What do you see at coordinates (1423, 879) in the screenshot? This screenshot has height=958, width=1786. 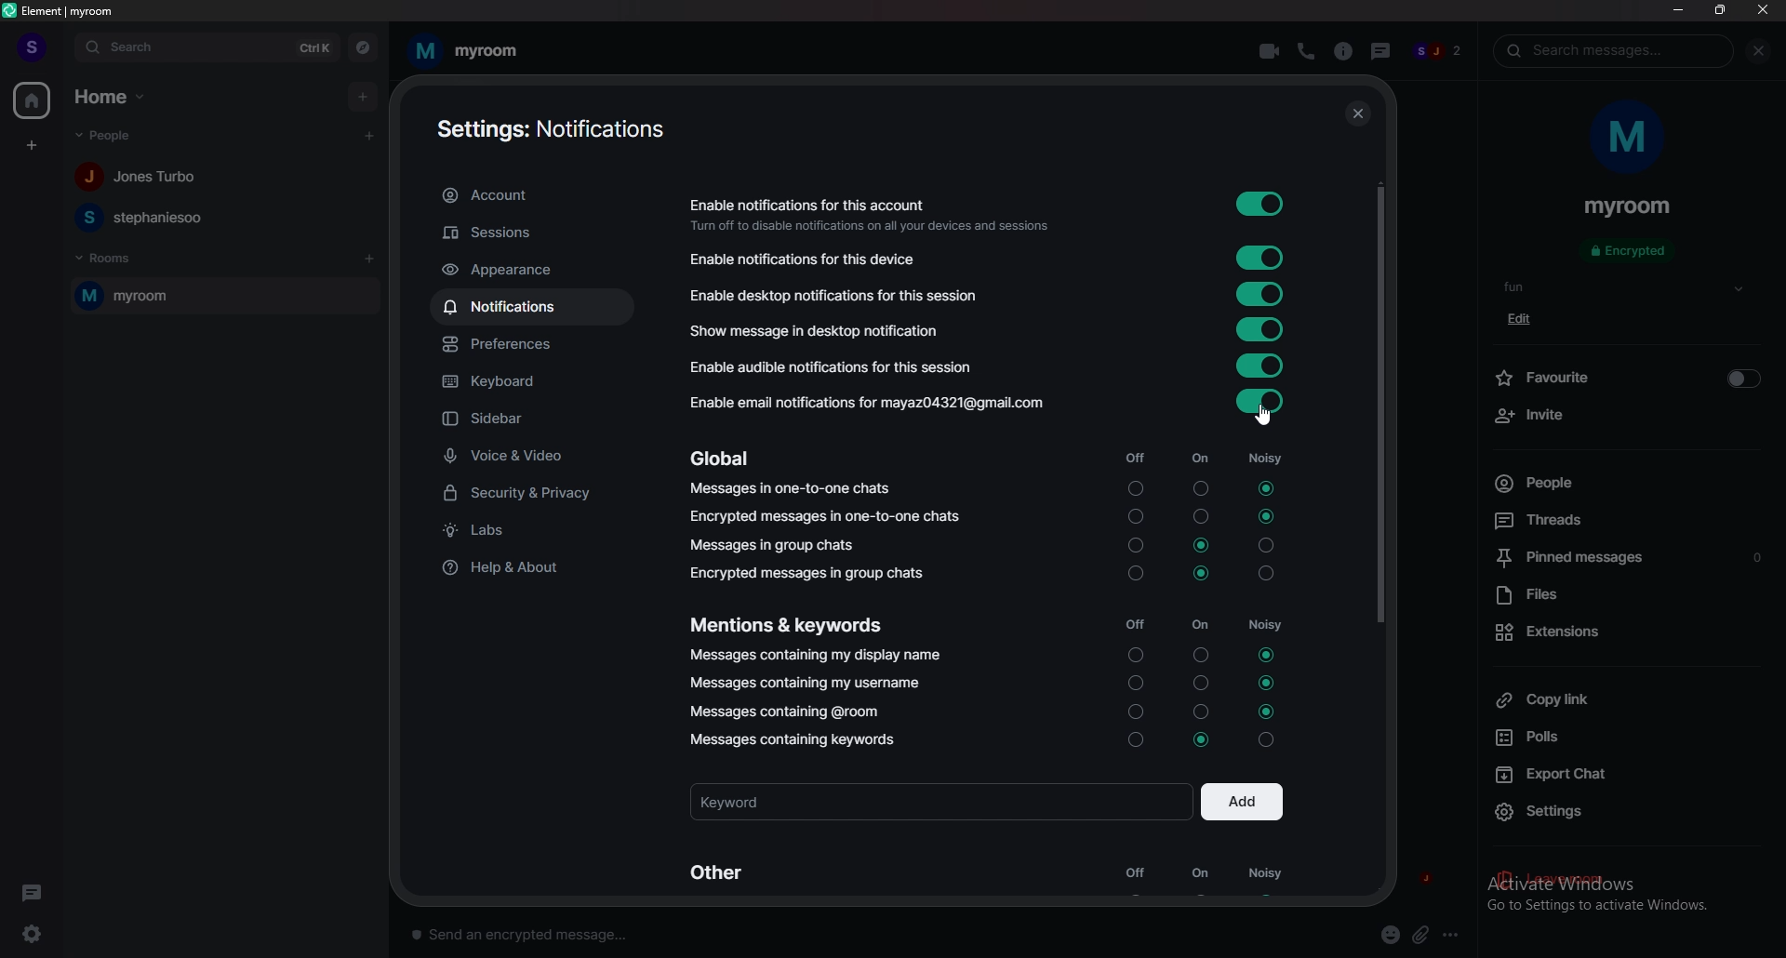 I see `j` at bounding box center [1423, 879].